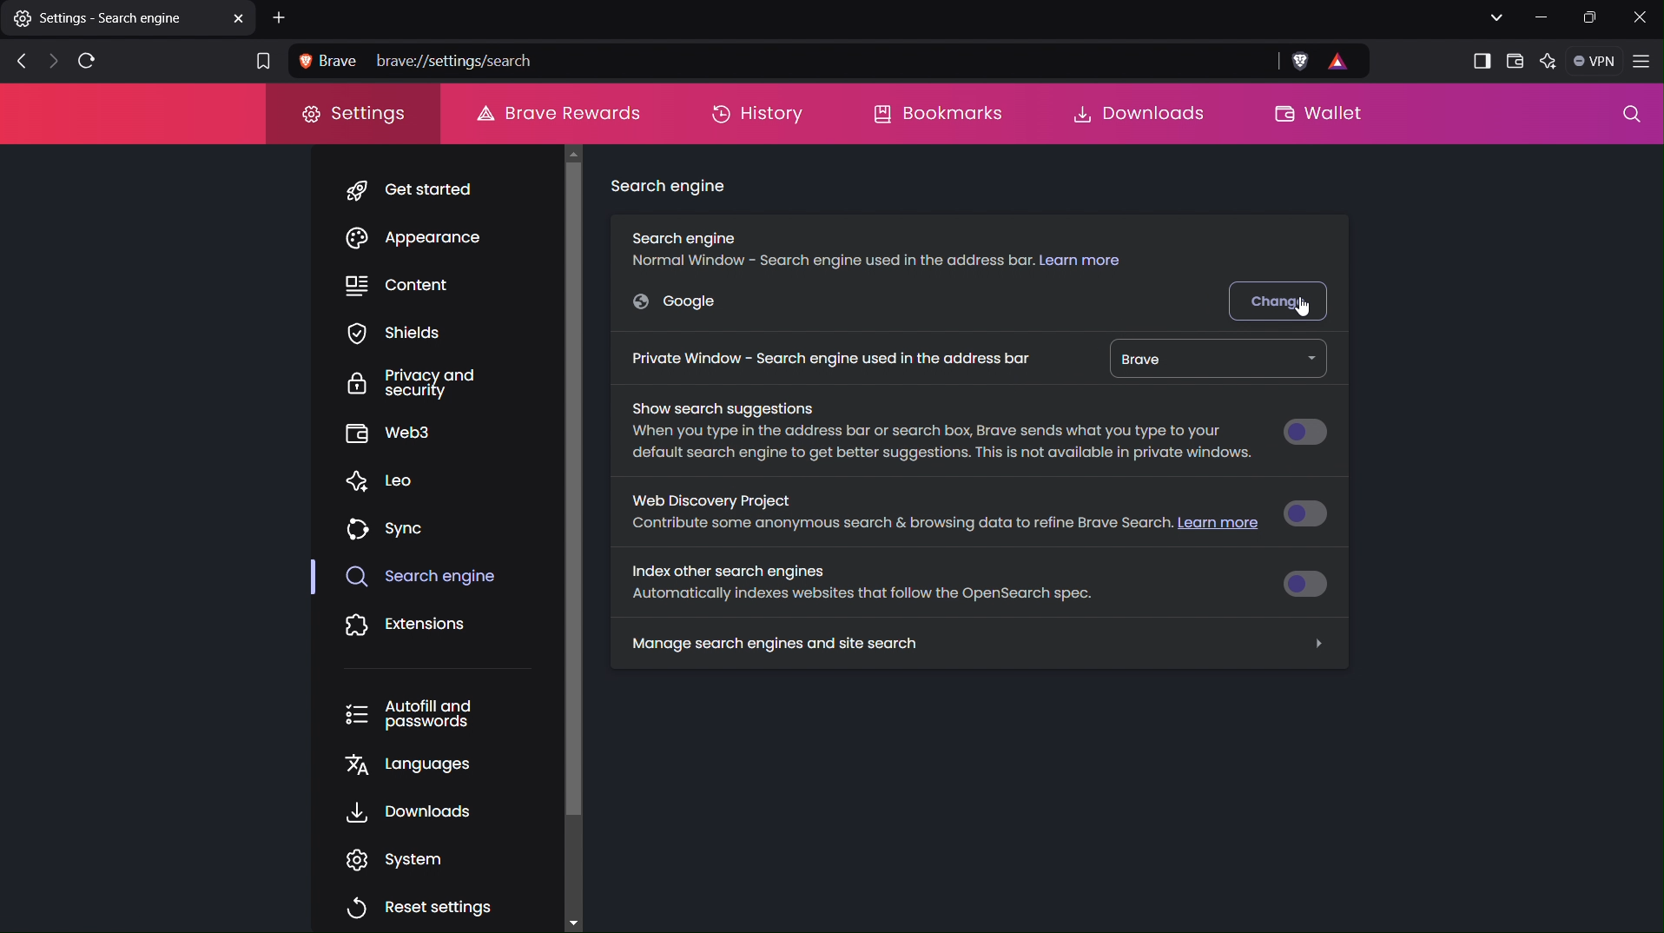  What do you see at coordinates (757, 113) in the screenshot?
I see `History` at bounding box center [757, 113].